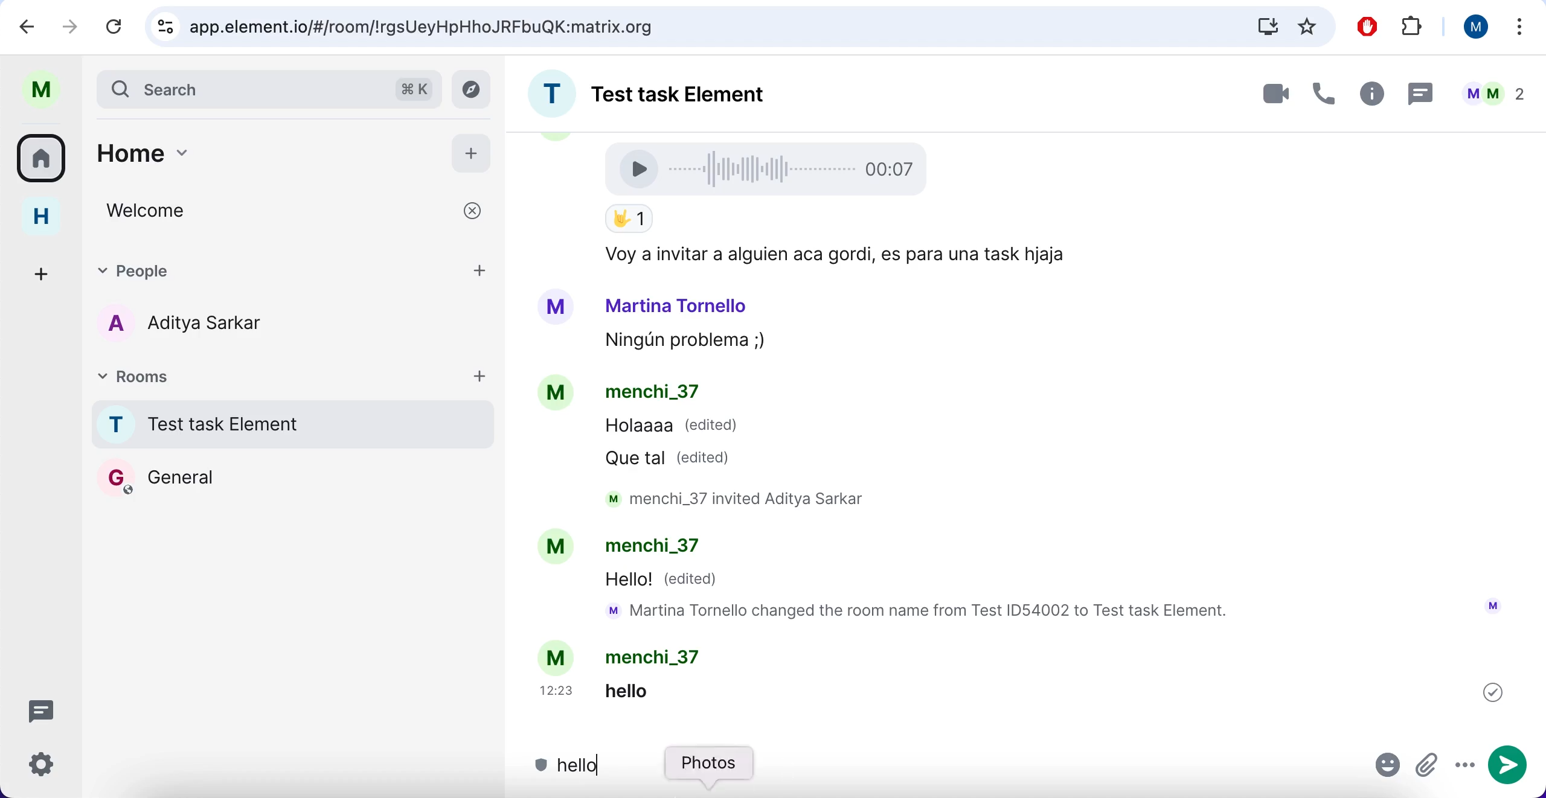 The height and width of the screenshot is (798, 1546). Describe the element at coordinates (475, 90) in the screenshot. I see `explore rooms` at that location.